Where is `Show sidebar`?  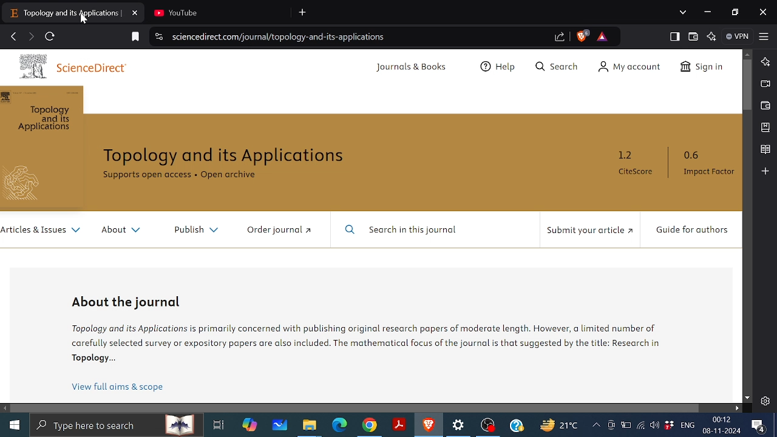 Show sidebar is located at coordinates (675, 36).